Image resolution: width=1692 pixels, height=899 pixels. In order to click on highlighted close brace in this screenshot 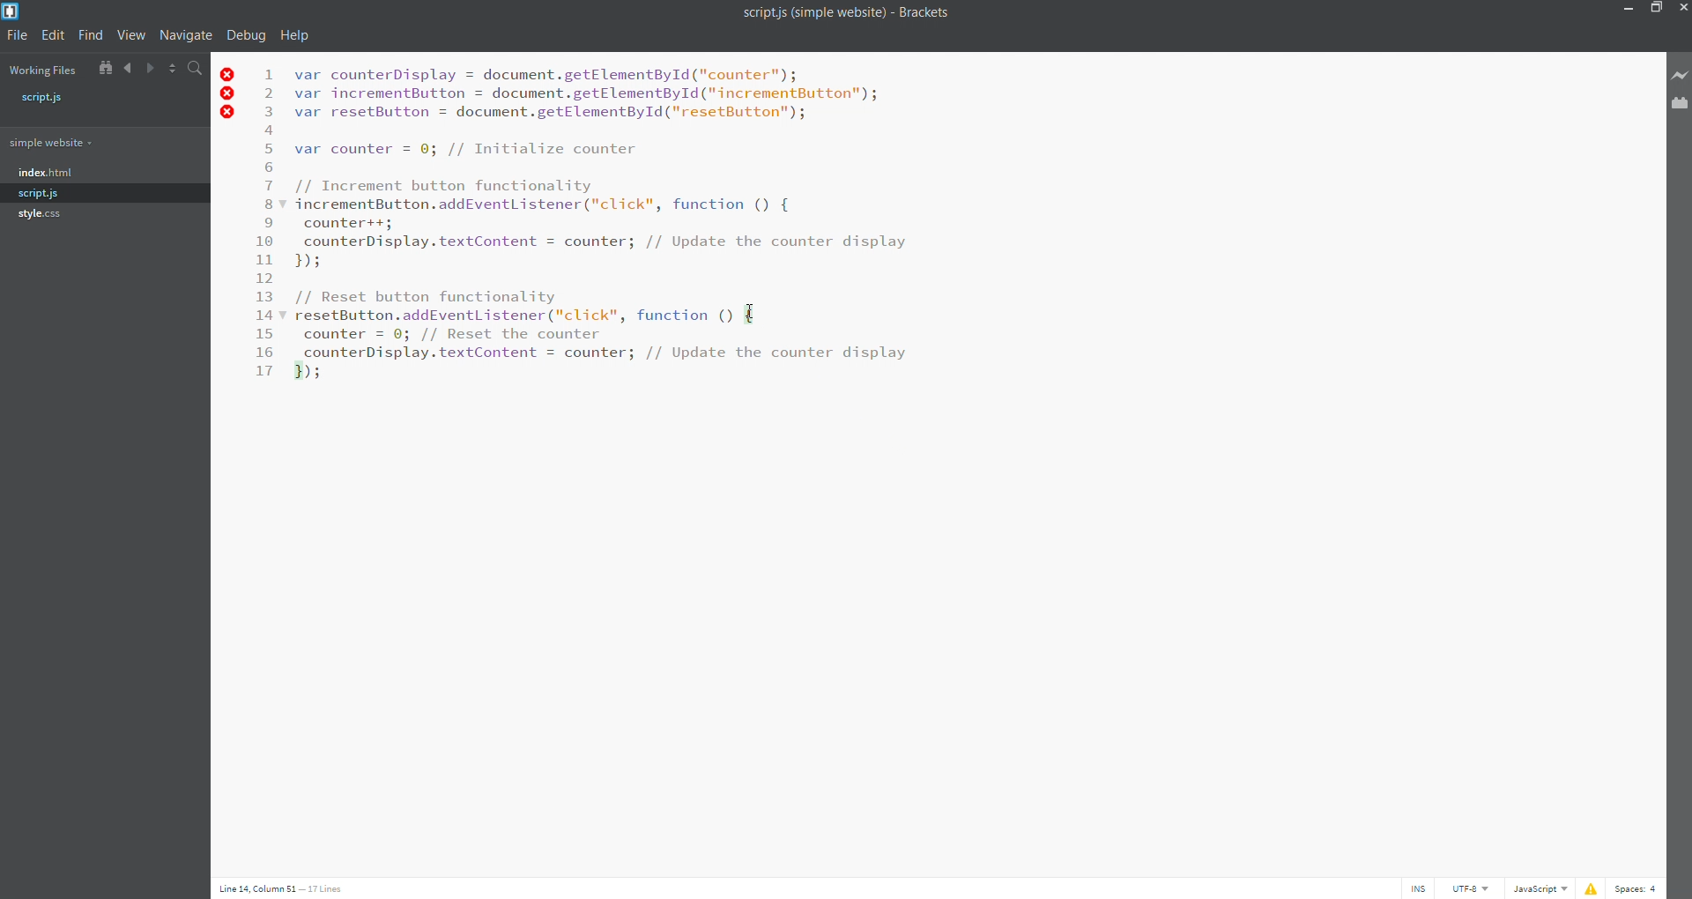, I will do `click(297, 373)`.